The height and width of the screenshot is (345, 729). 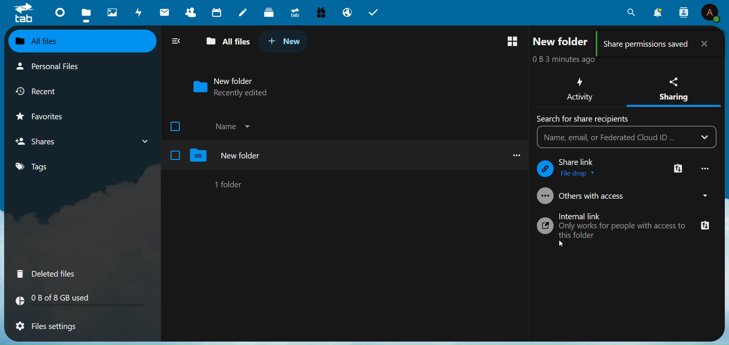 What do you see at coordinates (241, 155) in the screenshot?
I see `New Folder` at bounding box center [241, 155].